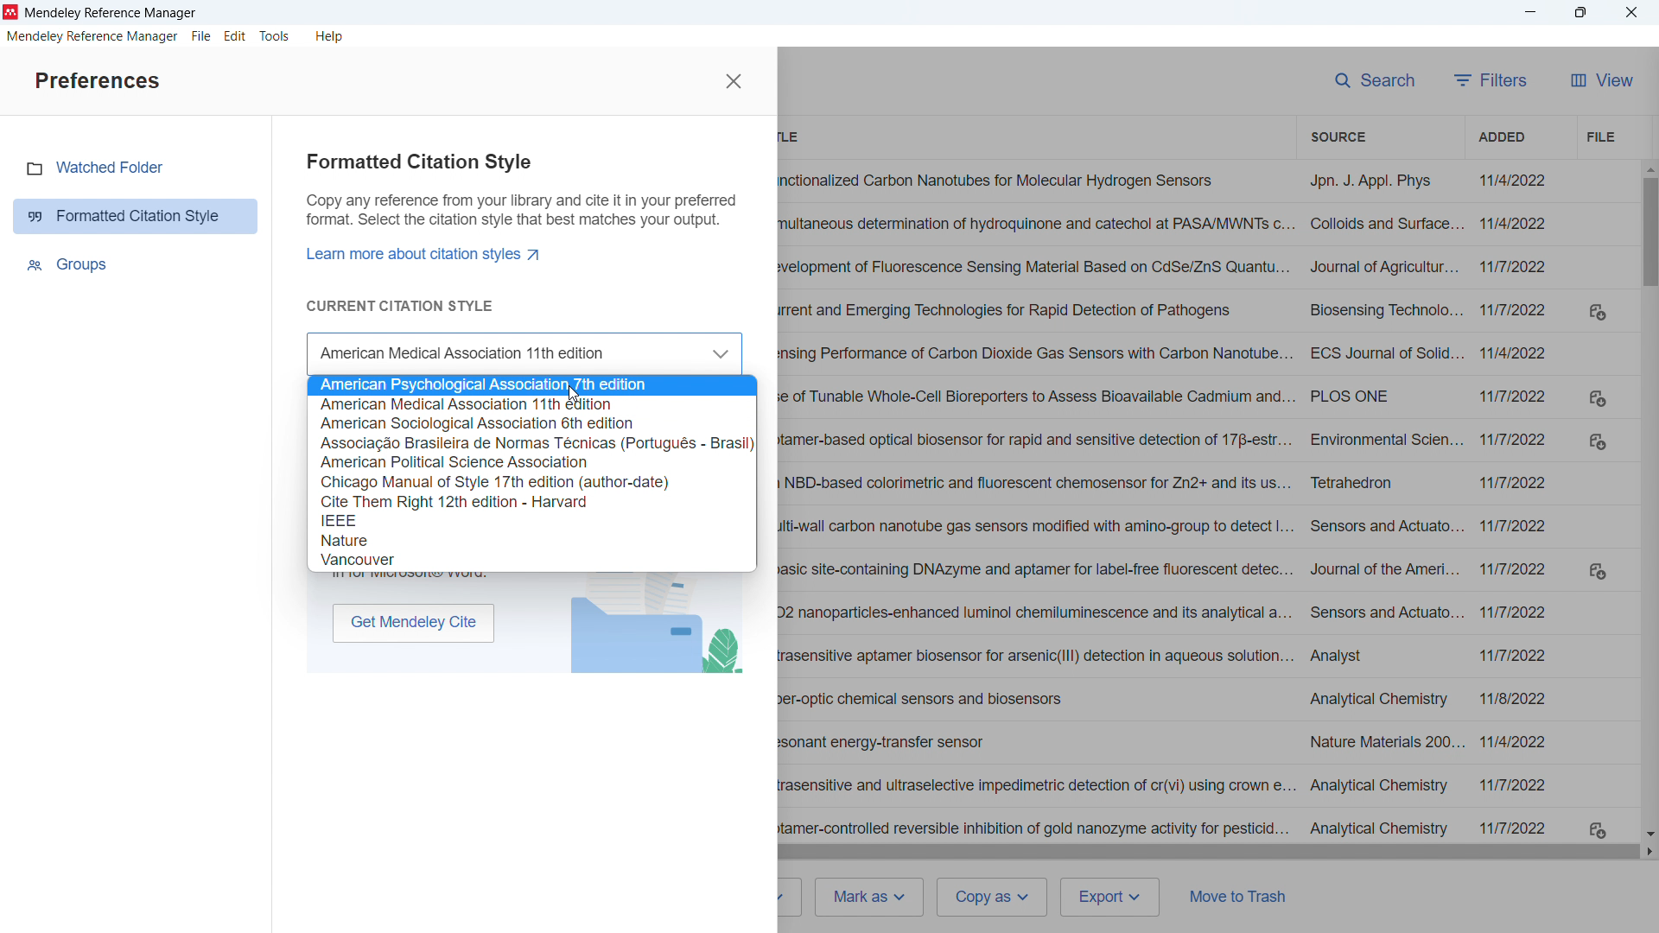  What do you see at coordinates (531, 385) in the screenshot?
I see `american psychological association 7th edition` at bounding box center [531, 385].